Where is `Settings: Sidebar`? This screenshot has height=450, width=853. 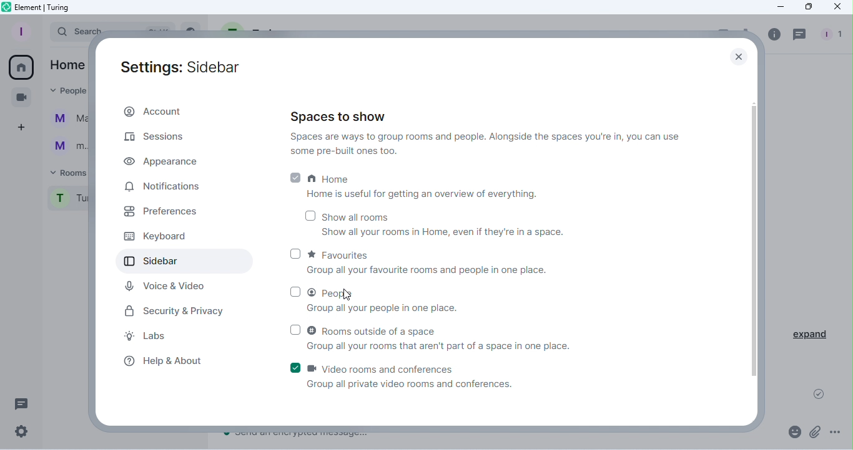 Settings: Sidebar is located at coordinates (187, 64).